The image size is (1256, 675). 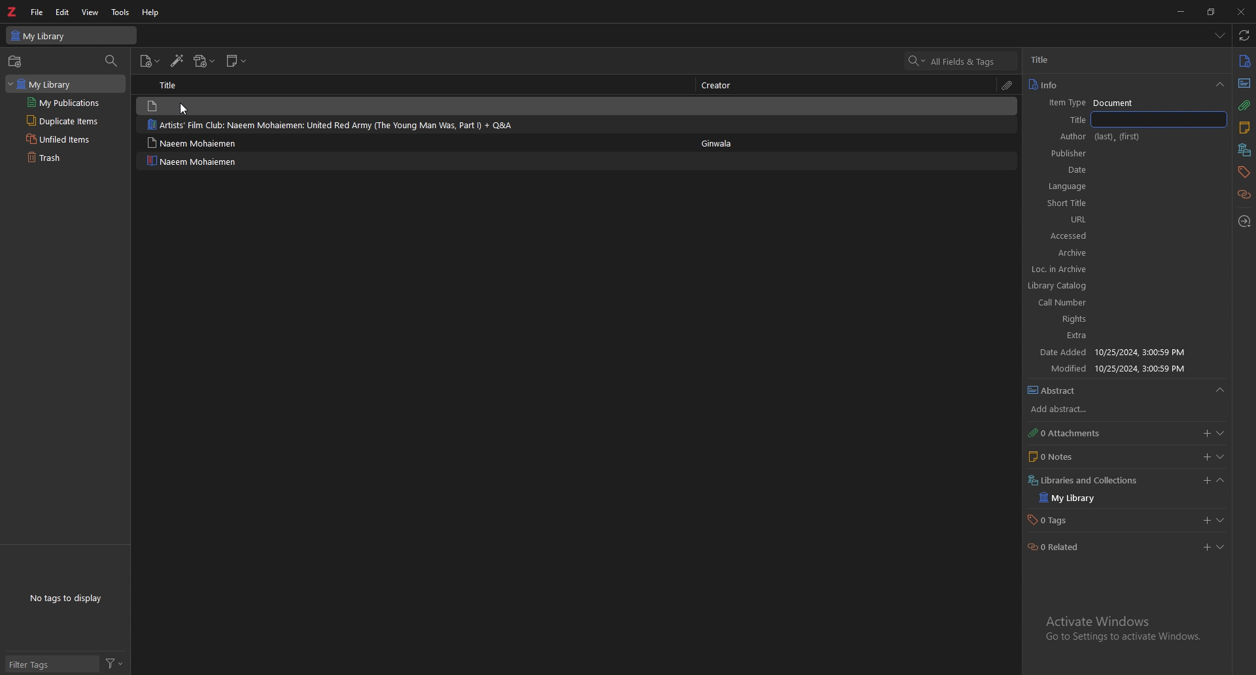 I want to click on place, so click(x=1063, y=252).